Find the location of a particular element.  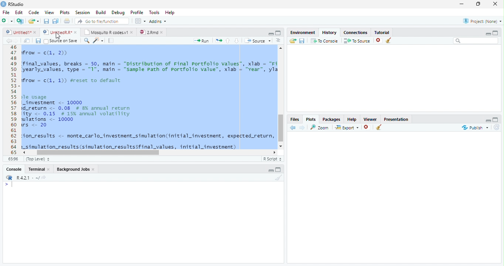

Hide is located at coordinates (487, 120).